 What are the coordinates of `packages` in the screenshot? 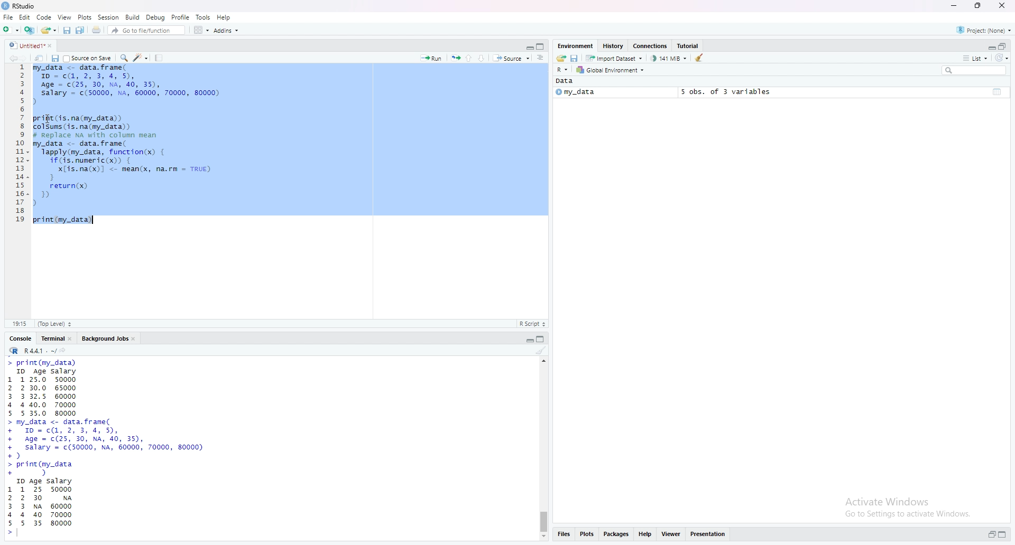 It's located at (616, 533).